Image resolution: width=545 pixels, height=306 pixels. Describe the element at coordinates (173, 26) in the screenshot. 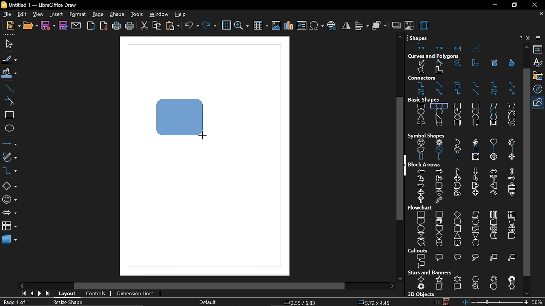

I see `paste` at that location.